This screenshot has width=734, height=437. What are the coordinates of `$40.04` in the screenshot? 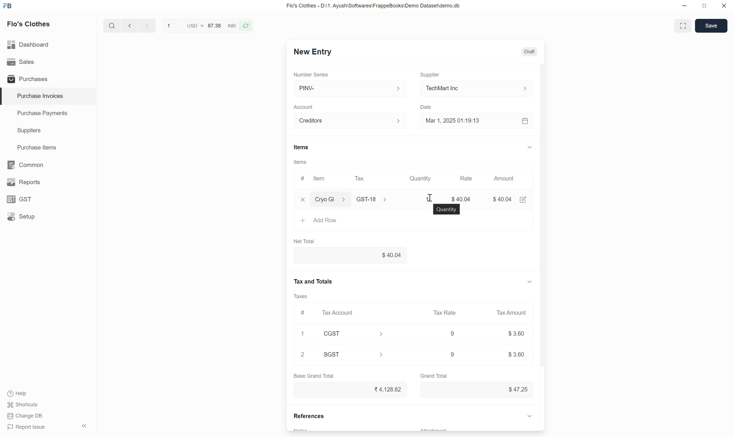 It's located at (503, 198).